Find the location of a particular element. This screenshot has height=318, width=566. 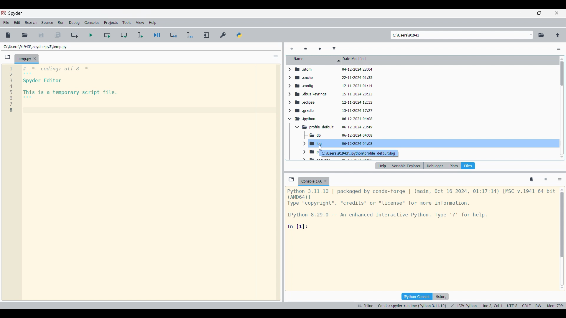

History is located at coordinates (440, 297).